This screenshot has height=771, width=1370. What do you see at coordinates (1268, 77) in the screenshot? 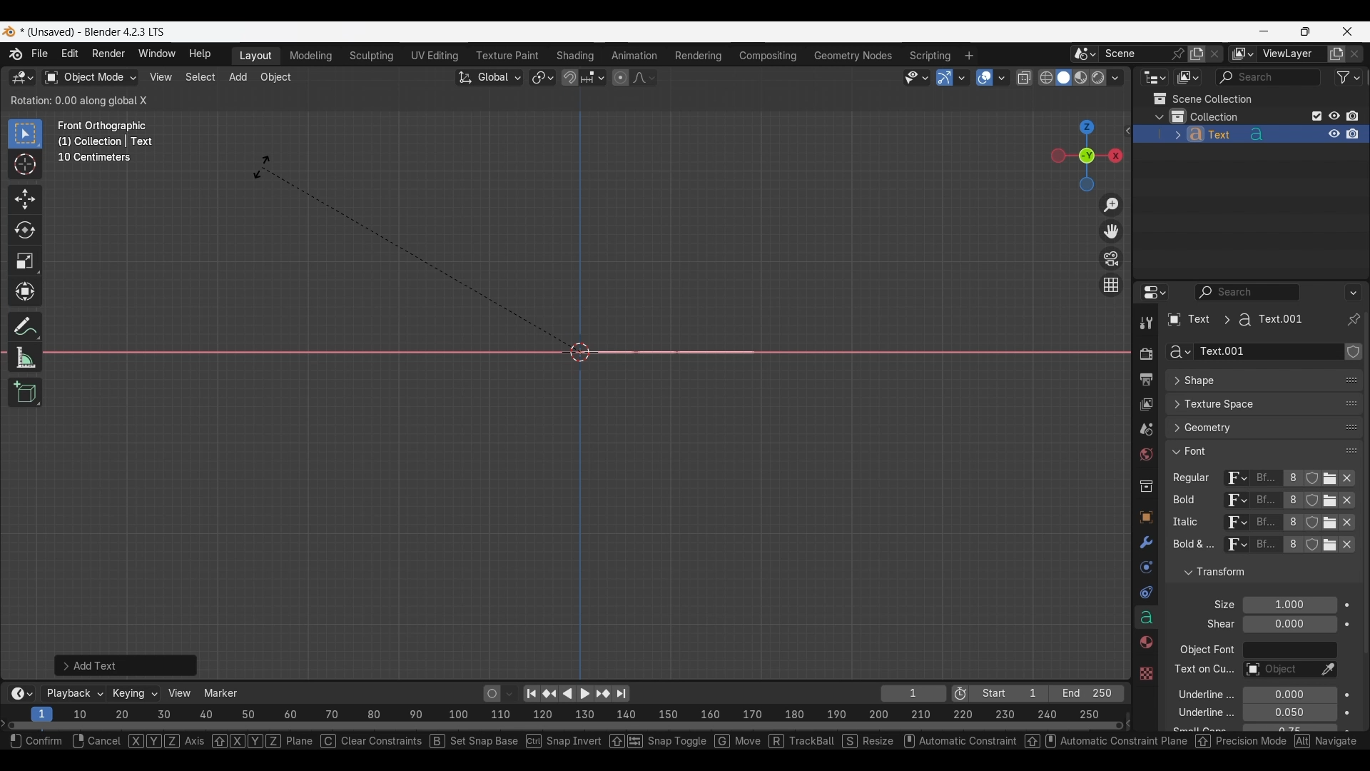
I see `Display filter` at bounding box center [1268, 77].